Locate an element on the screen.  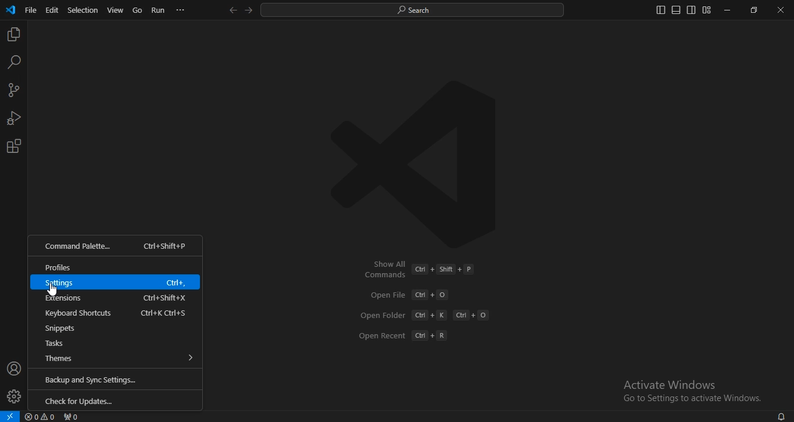
go forward is located at coordinates (248, 9).